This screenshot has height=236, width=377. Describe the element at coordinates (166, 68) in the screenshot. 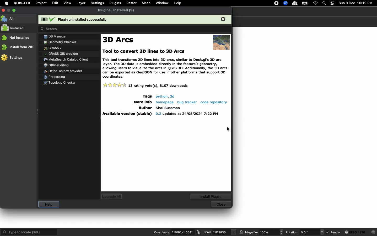

I see `Text` at that location.